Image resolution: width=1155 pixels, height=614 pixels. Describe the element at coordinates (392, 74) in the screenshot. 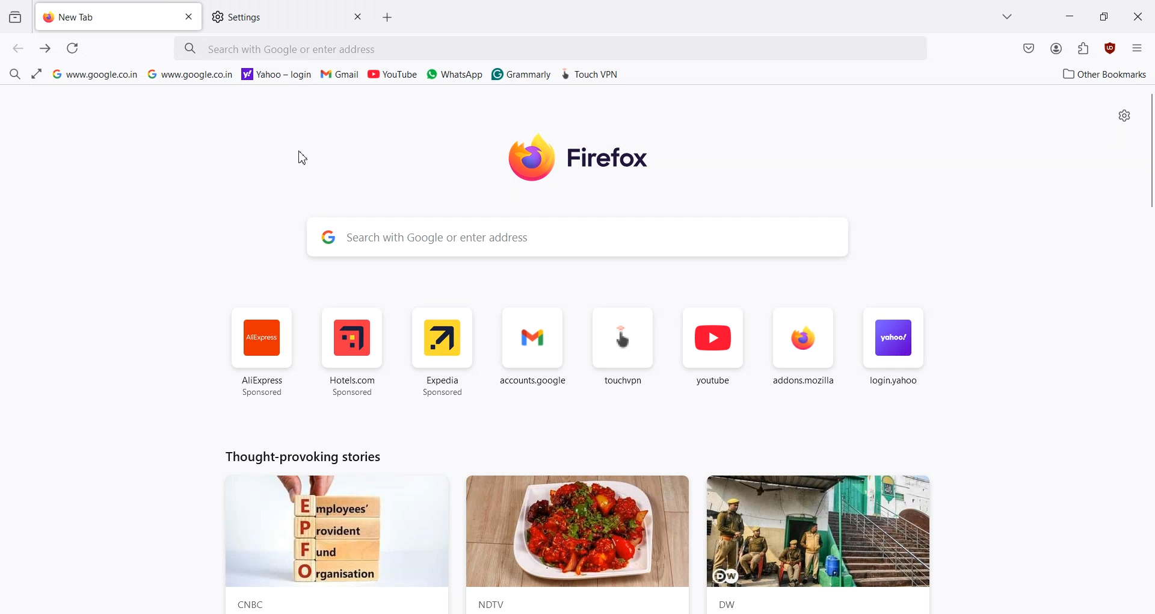

I see `Youtube Bookmark` at that location.